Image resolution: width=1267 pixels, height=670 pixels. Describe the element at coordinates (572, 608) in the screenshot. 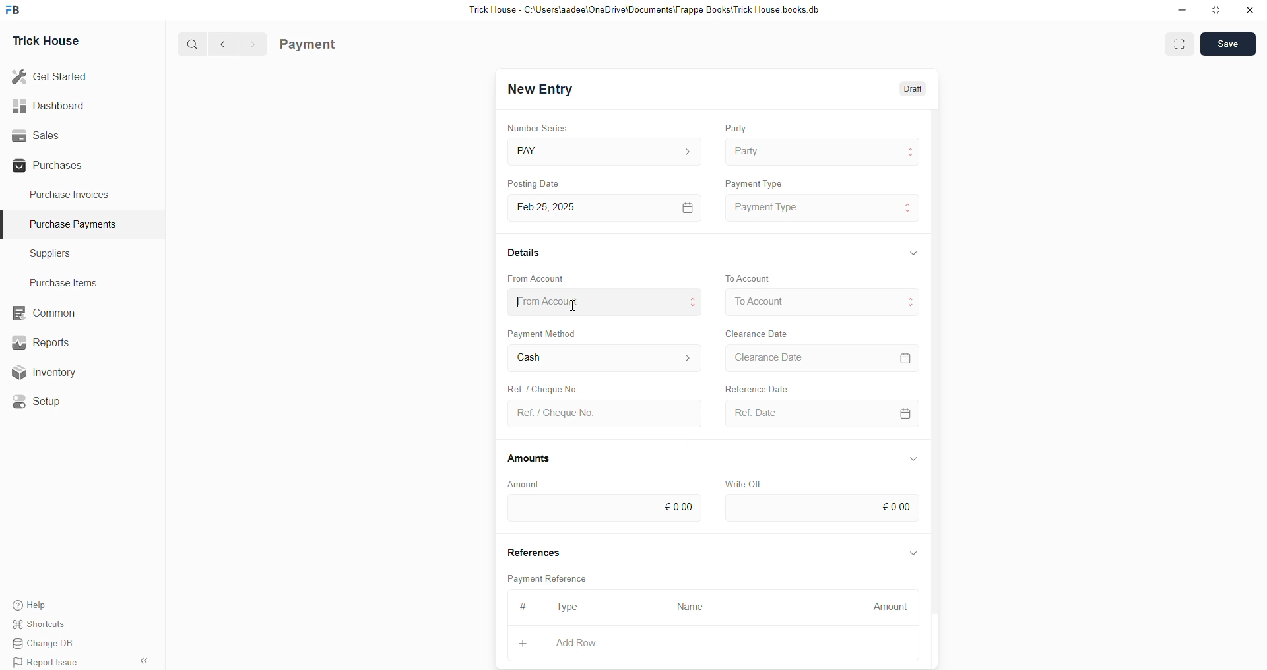

I see `Type` at that location.